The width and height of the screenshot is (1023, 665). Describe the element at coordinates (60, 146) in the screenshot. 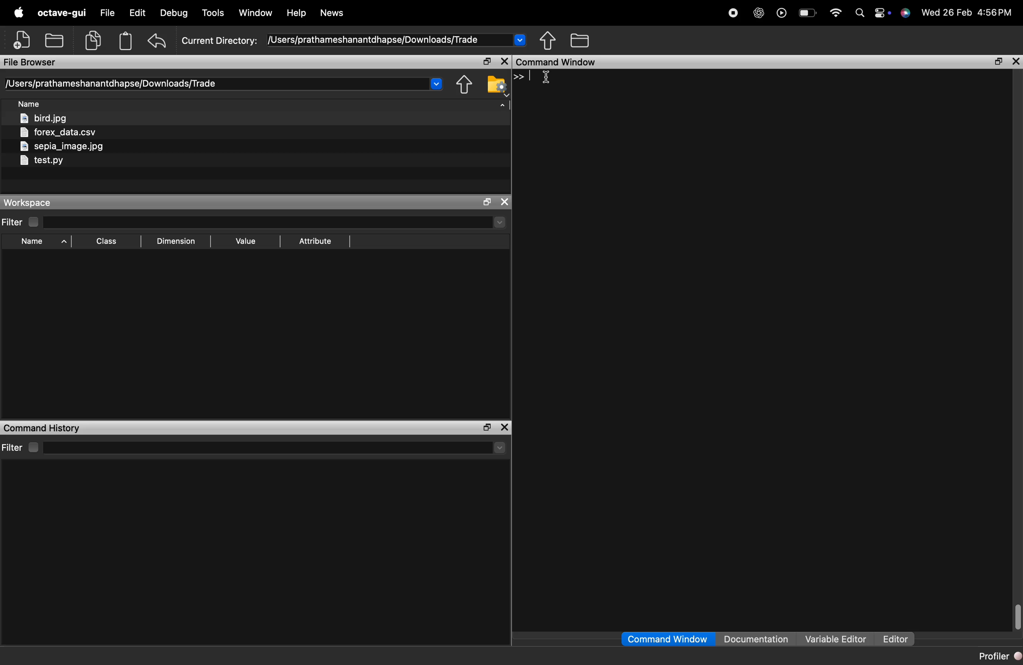

I see `sepia_image.jpg` at that location.